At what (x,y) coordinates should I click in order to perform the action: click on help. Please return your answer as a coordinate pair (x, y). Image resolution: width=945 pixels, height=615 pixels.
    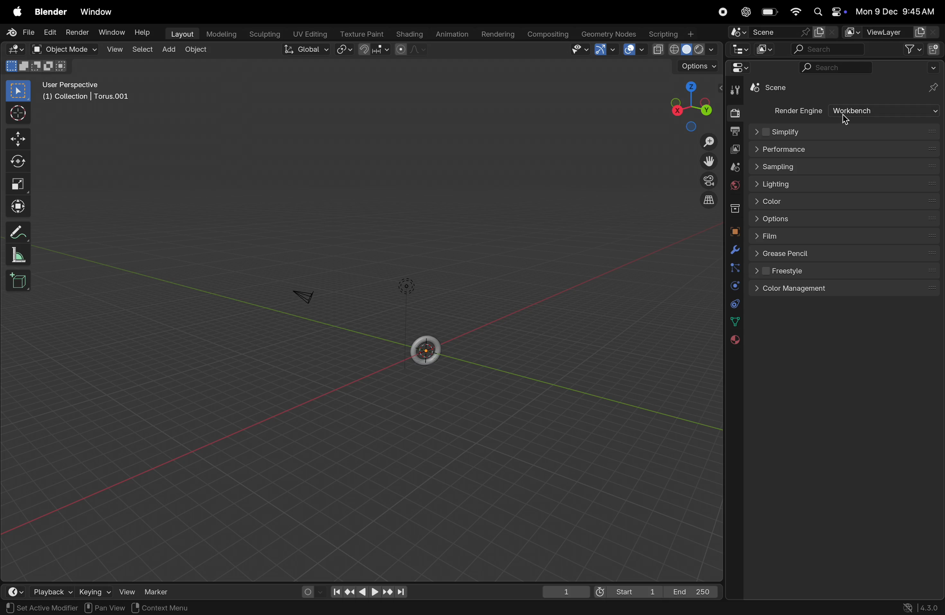
    Looking at the image, I should click on (143, 33).